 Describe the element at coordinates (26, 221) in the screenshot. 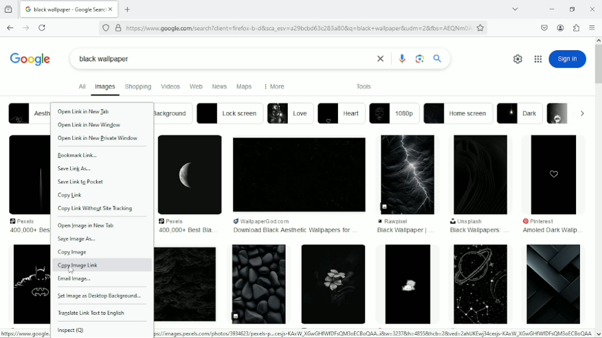

I see `pexels` at that location.